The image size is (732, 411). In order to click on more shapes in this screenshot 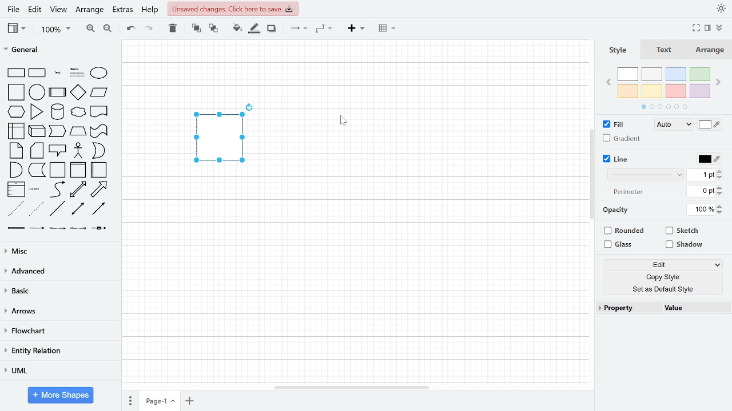, I will do `click(60, 395)`.